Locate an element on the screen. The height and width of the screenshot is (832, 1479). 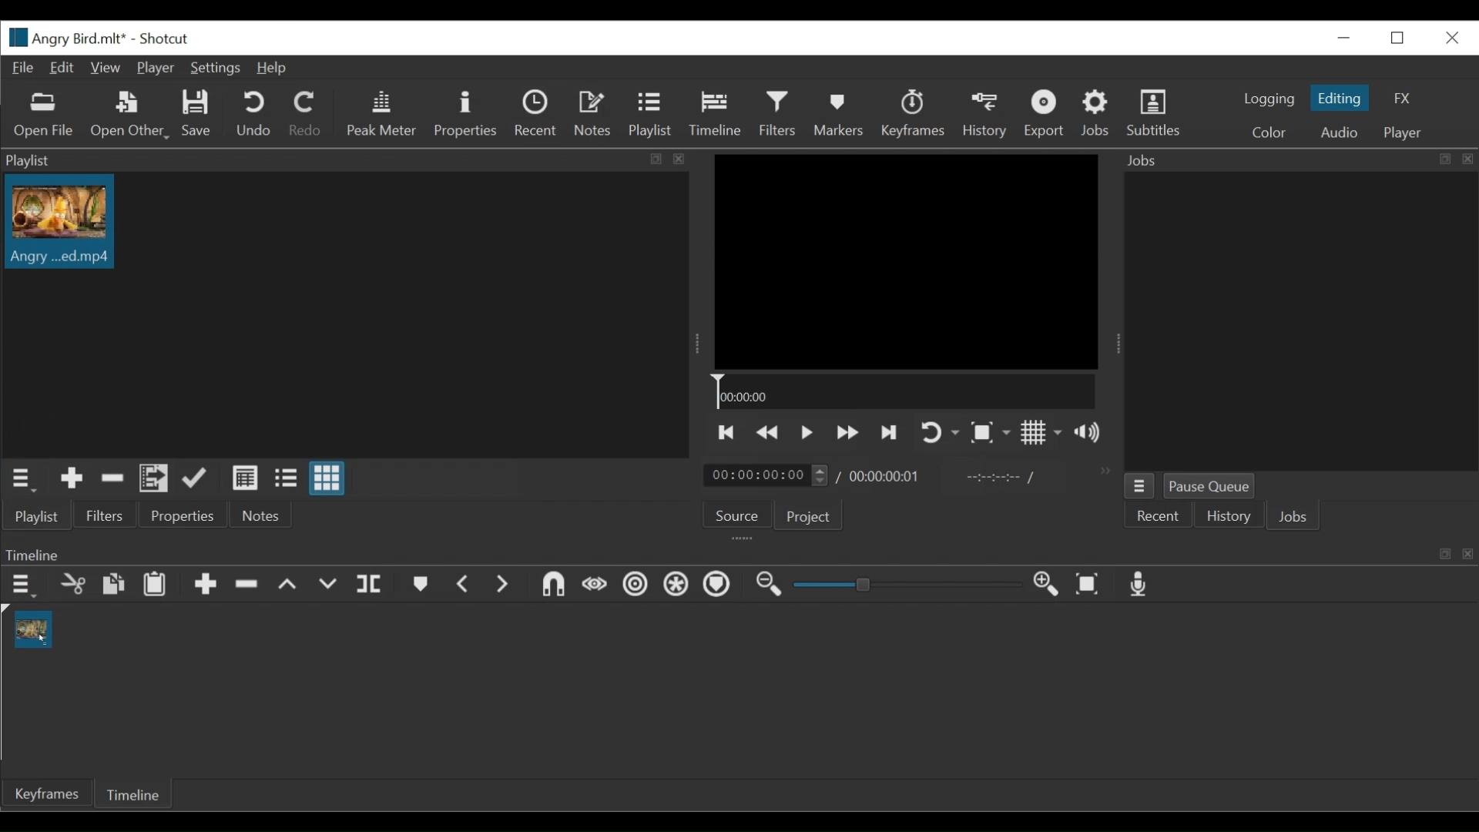
Color is located at coordinates (1273, 132).